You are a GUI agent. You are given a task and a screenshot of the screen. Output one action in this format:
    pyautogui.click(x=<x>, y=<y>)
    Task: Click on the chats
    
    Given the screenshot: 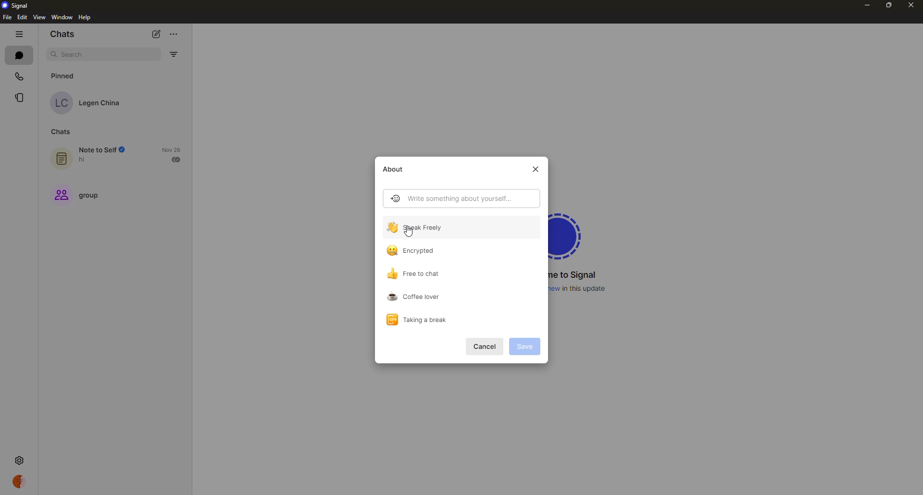 What is the action you would take?
    pyautogui.click(x=19, y=55)
    